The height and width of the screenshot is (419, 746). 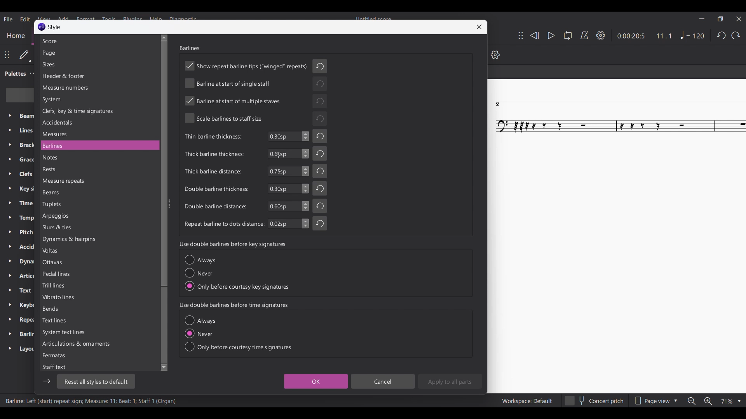 I want to click on Toggle for concert pitch, so click(x=594, y=401).